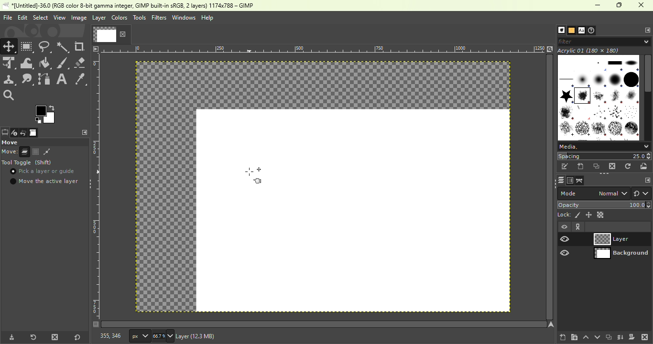 This screenshot has height=344, width=653. I want to click on Image, so click(33, 133).